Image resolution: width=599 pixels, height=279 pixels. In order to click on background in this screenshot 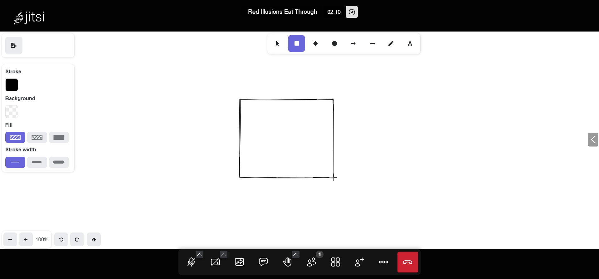, I will do `click(26, 98)`.